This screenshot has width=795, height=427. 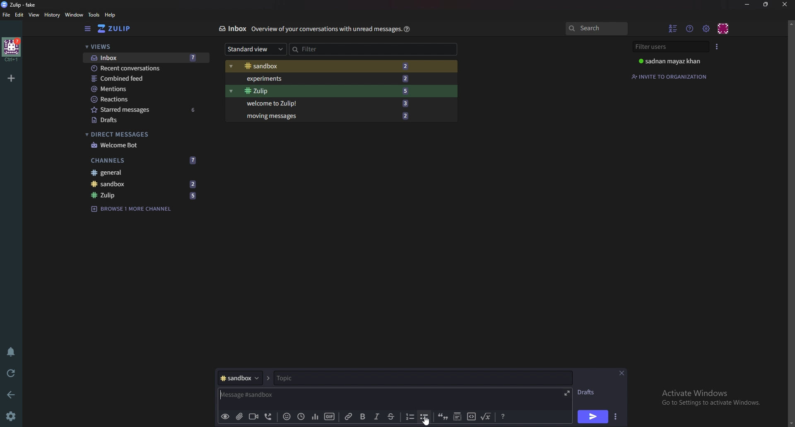 I want to click on preview, so click(x=225, y=417).